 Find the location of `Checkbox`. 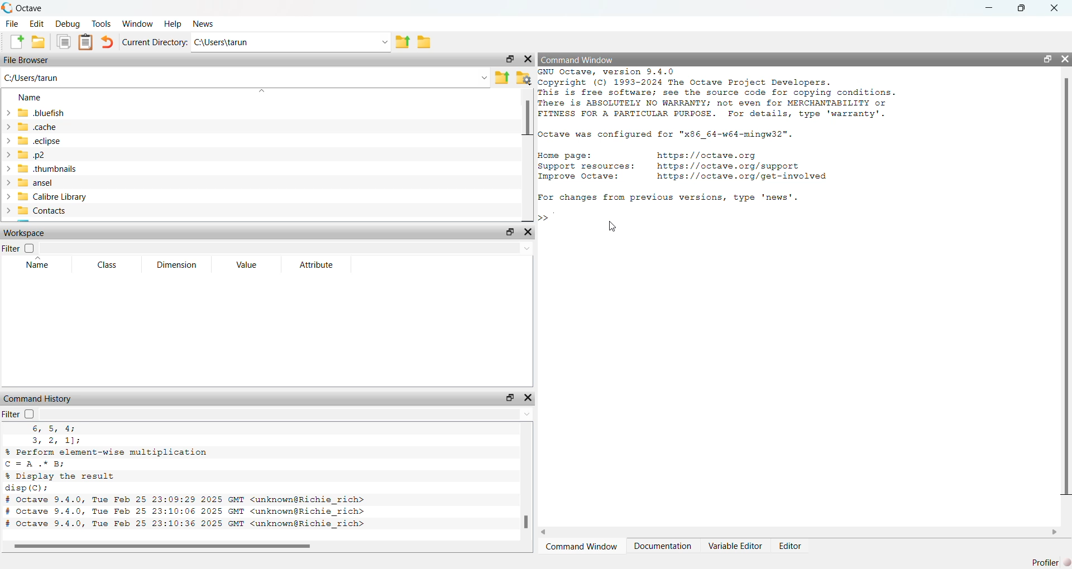

Checkbox is located at coordinates (29, 248).